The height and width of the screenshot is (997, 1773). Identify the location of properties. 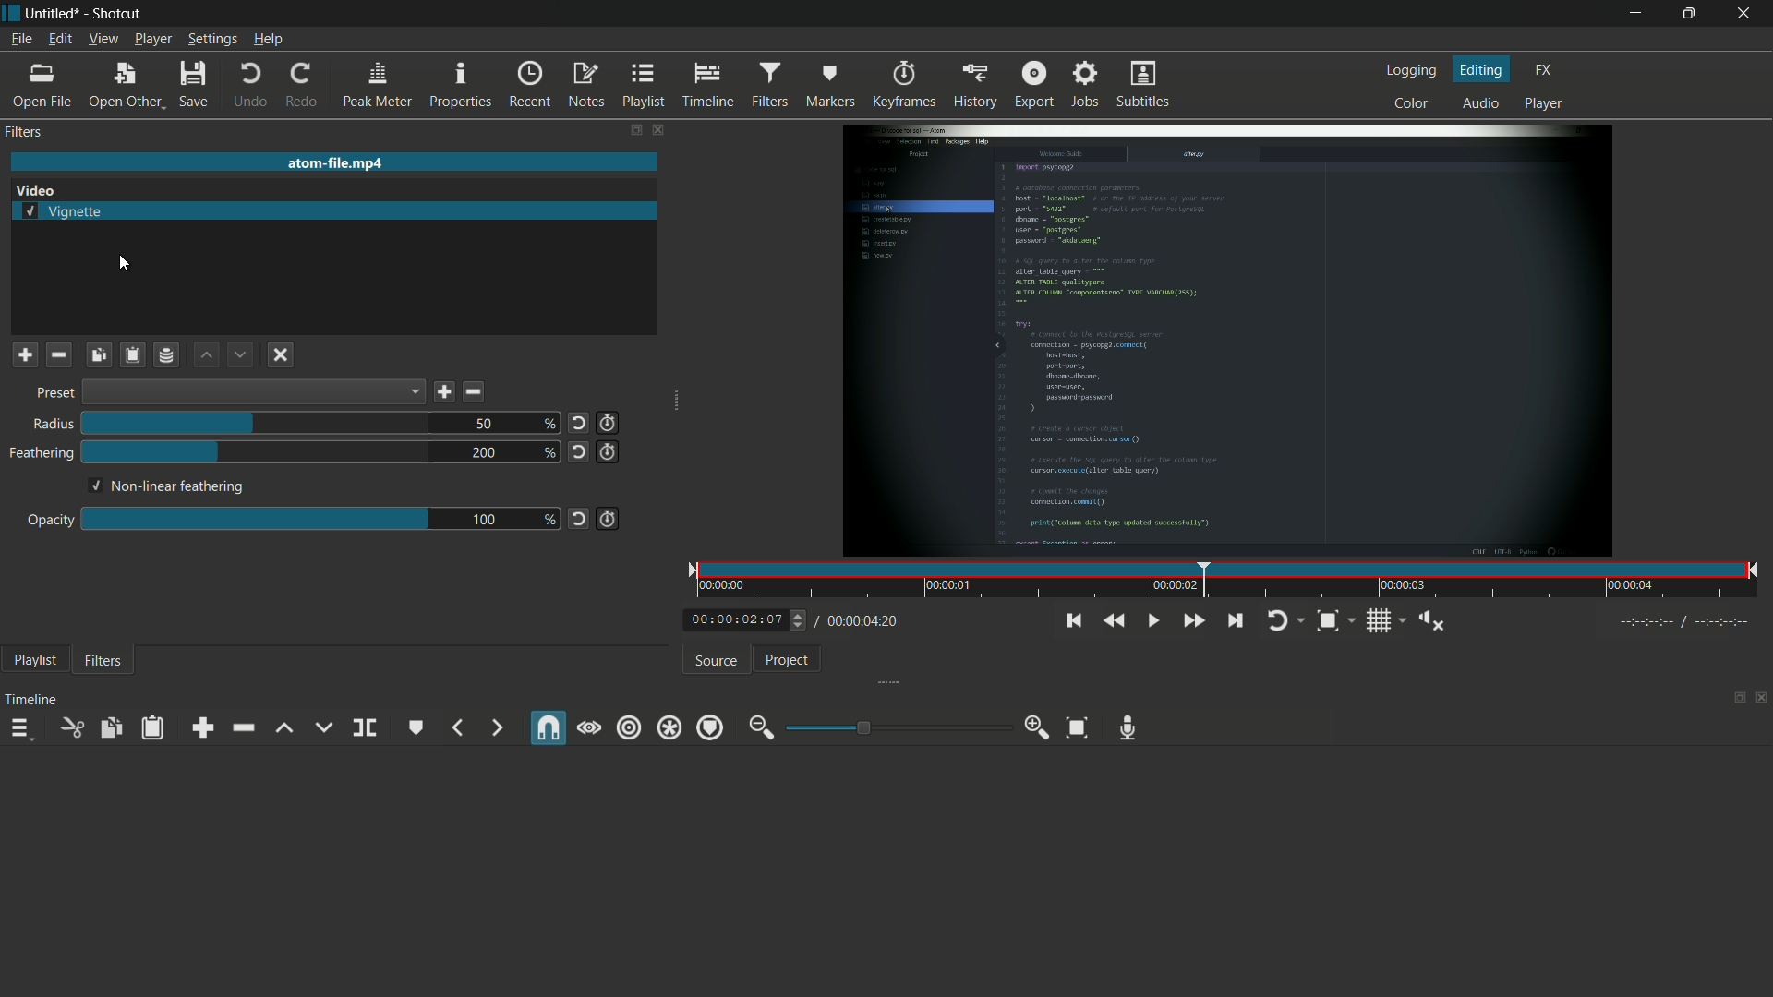
(459, 86).